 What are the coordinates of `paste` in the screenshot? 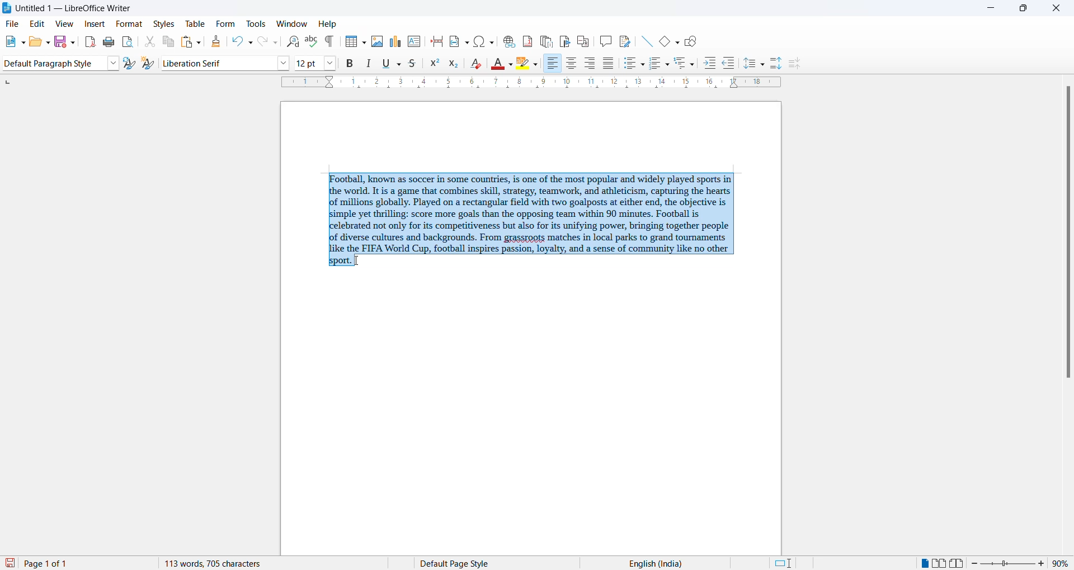 It's located at (186, 42).